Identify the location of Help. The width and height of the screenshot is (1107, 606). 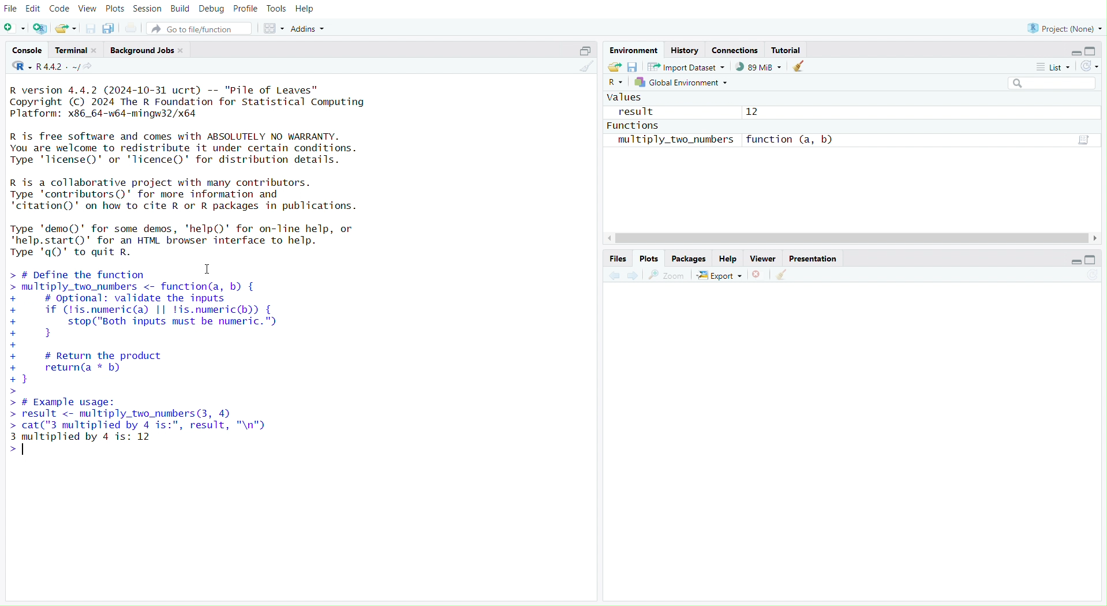
(309, 9).